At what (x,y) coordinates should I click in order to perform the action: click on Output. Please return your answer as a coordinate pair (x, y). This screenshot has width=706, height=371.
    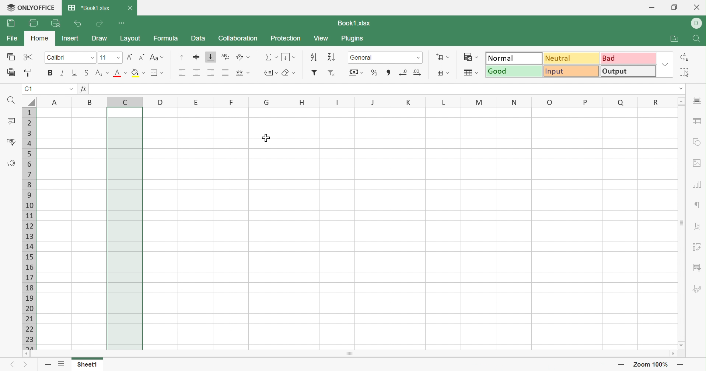
    Looking at the image, I should click on (629, 72).